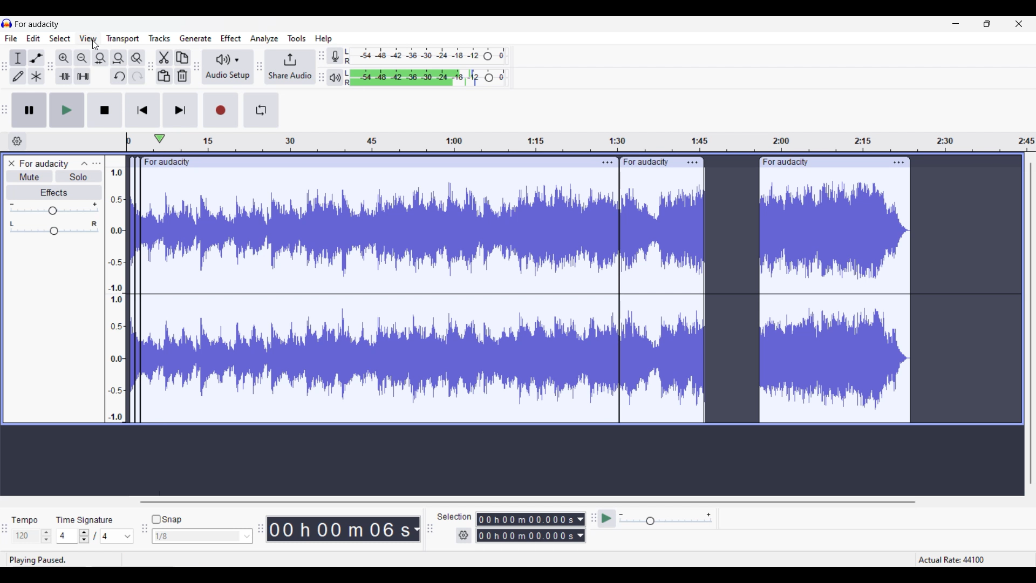  I want to click on selection, so click(455, 517).